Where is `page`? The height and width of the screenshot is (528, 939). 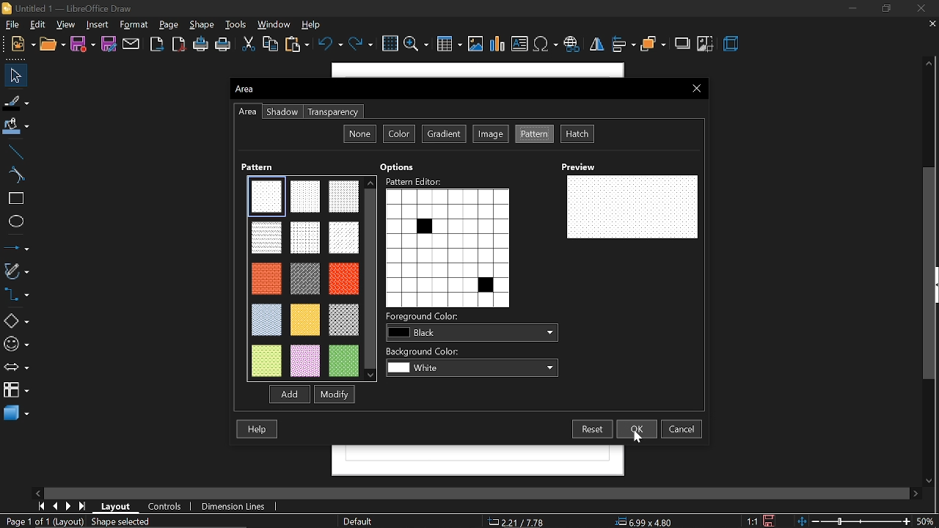
page is located at coordinates (172, 24).